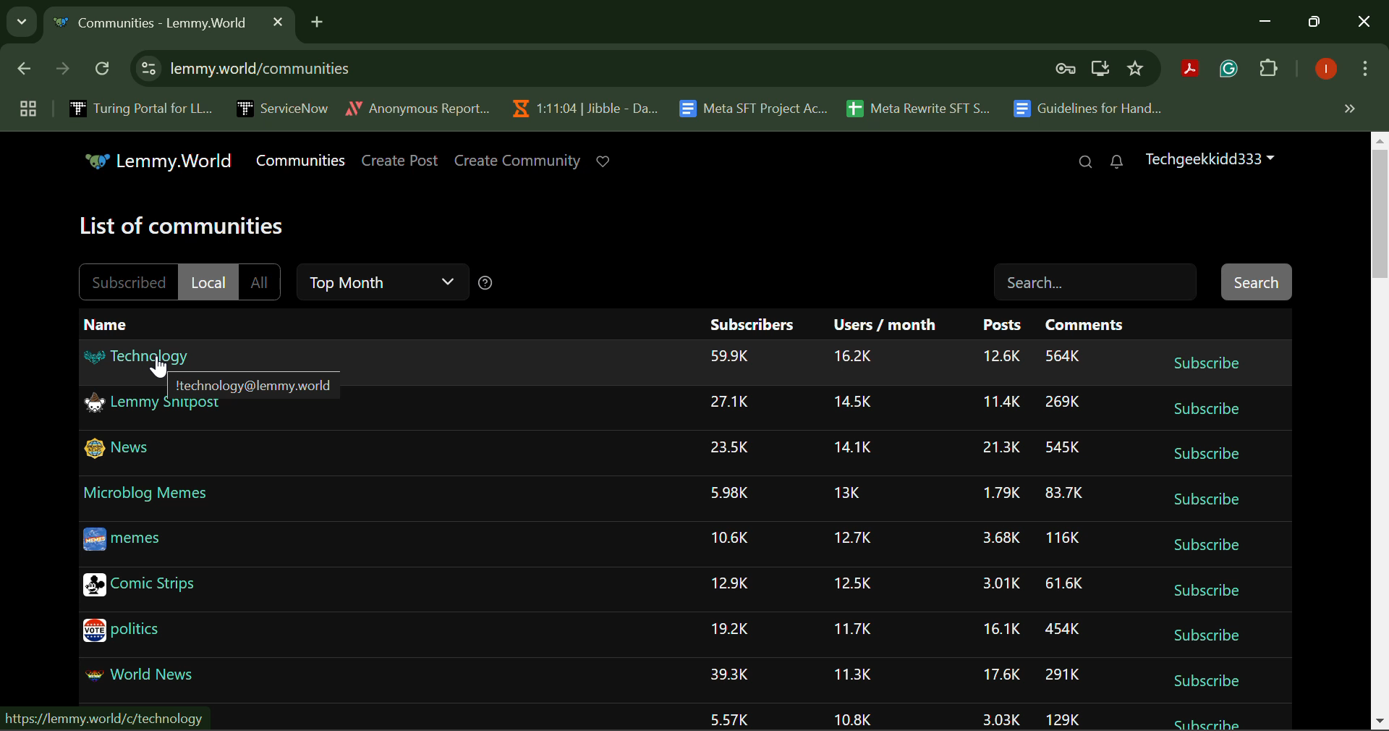  I want to click on Create Community, so click(518, 161).